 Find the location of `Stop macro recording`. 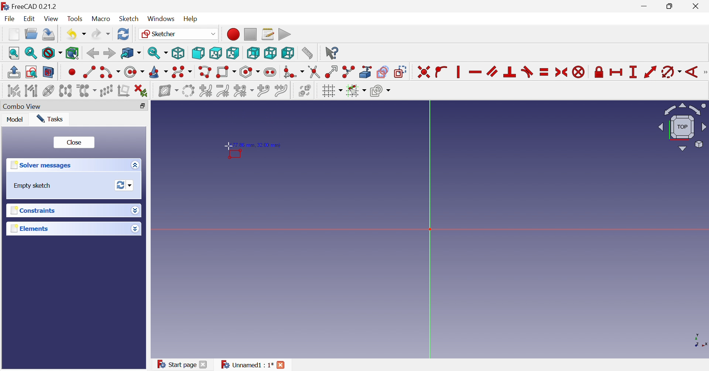

Stop macro recording is located at coordinates (250, 34).